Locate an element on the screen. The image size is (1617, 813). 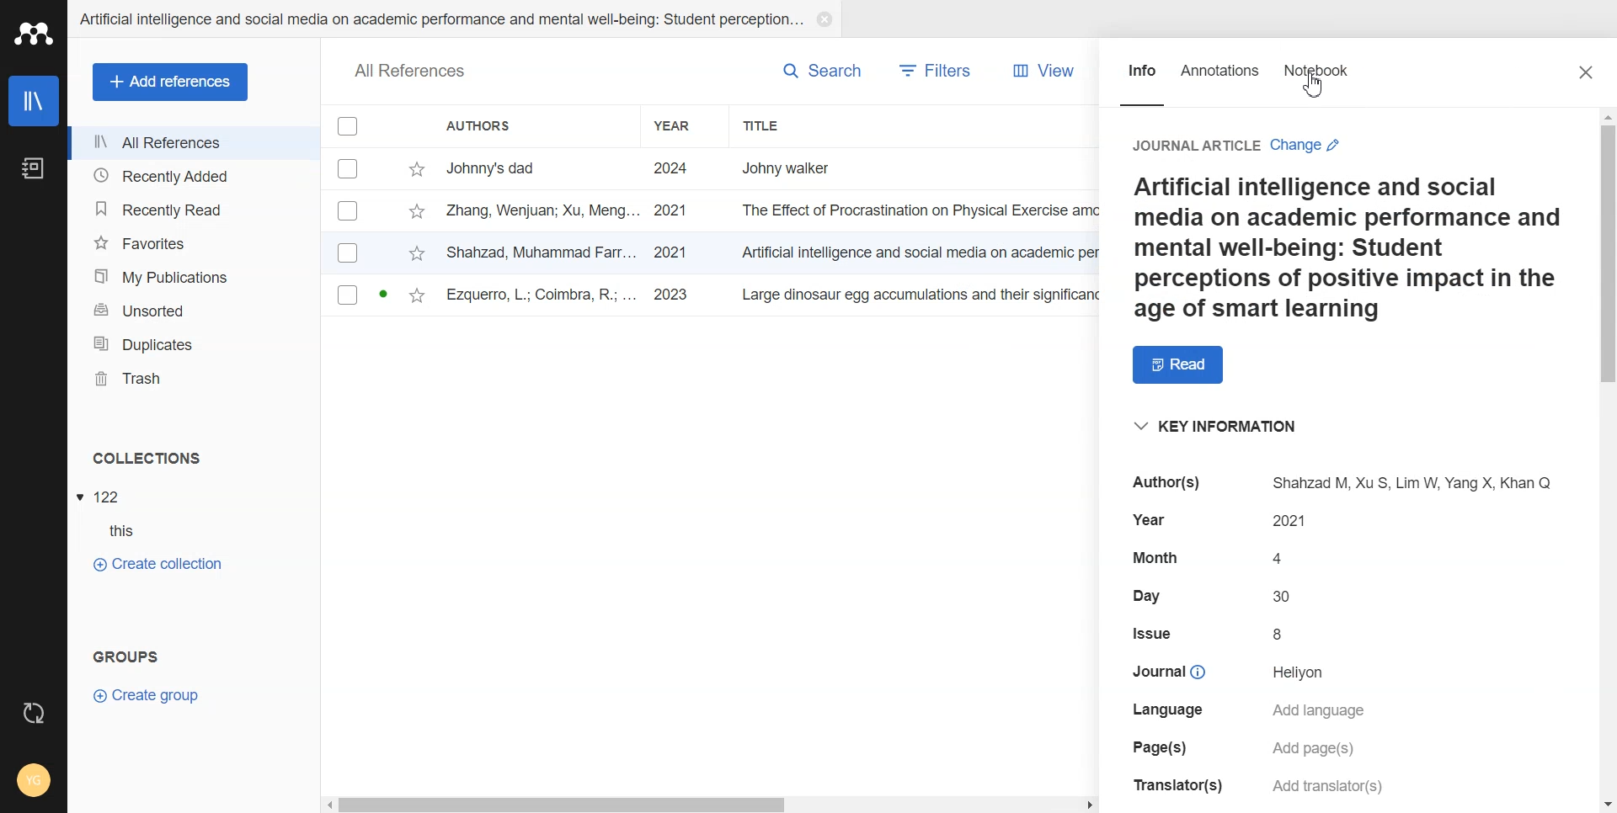
Filters is located at coordinates (937, 71).